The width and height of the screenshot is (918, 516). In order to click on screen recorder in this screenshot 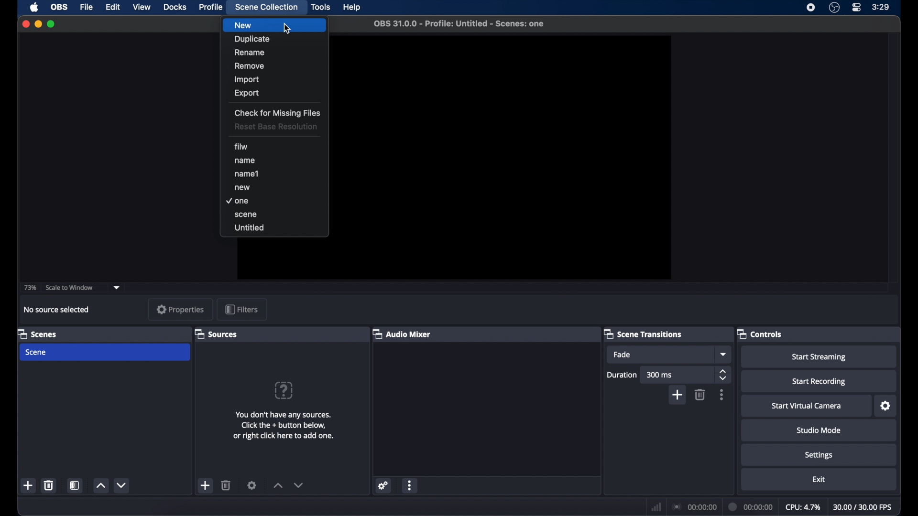, I will do `click(811, 8)`.